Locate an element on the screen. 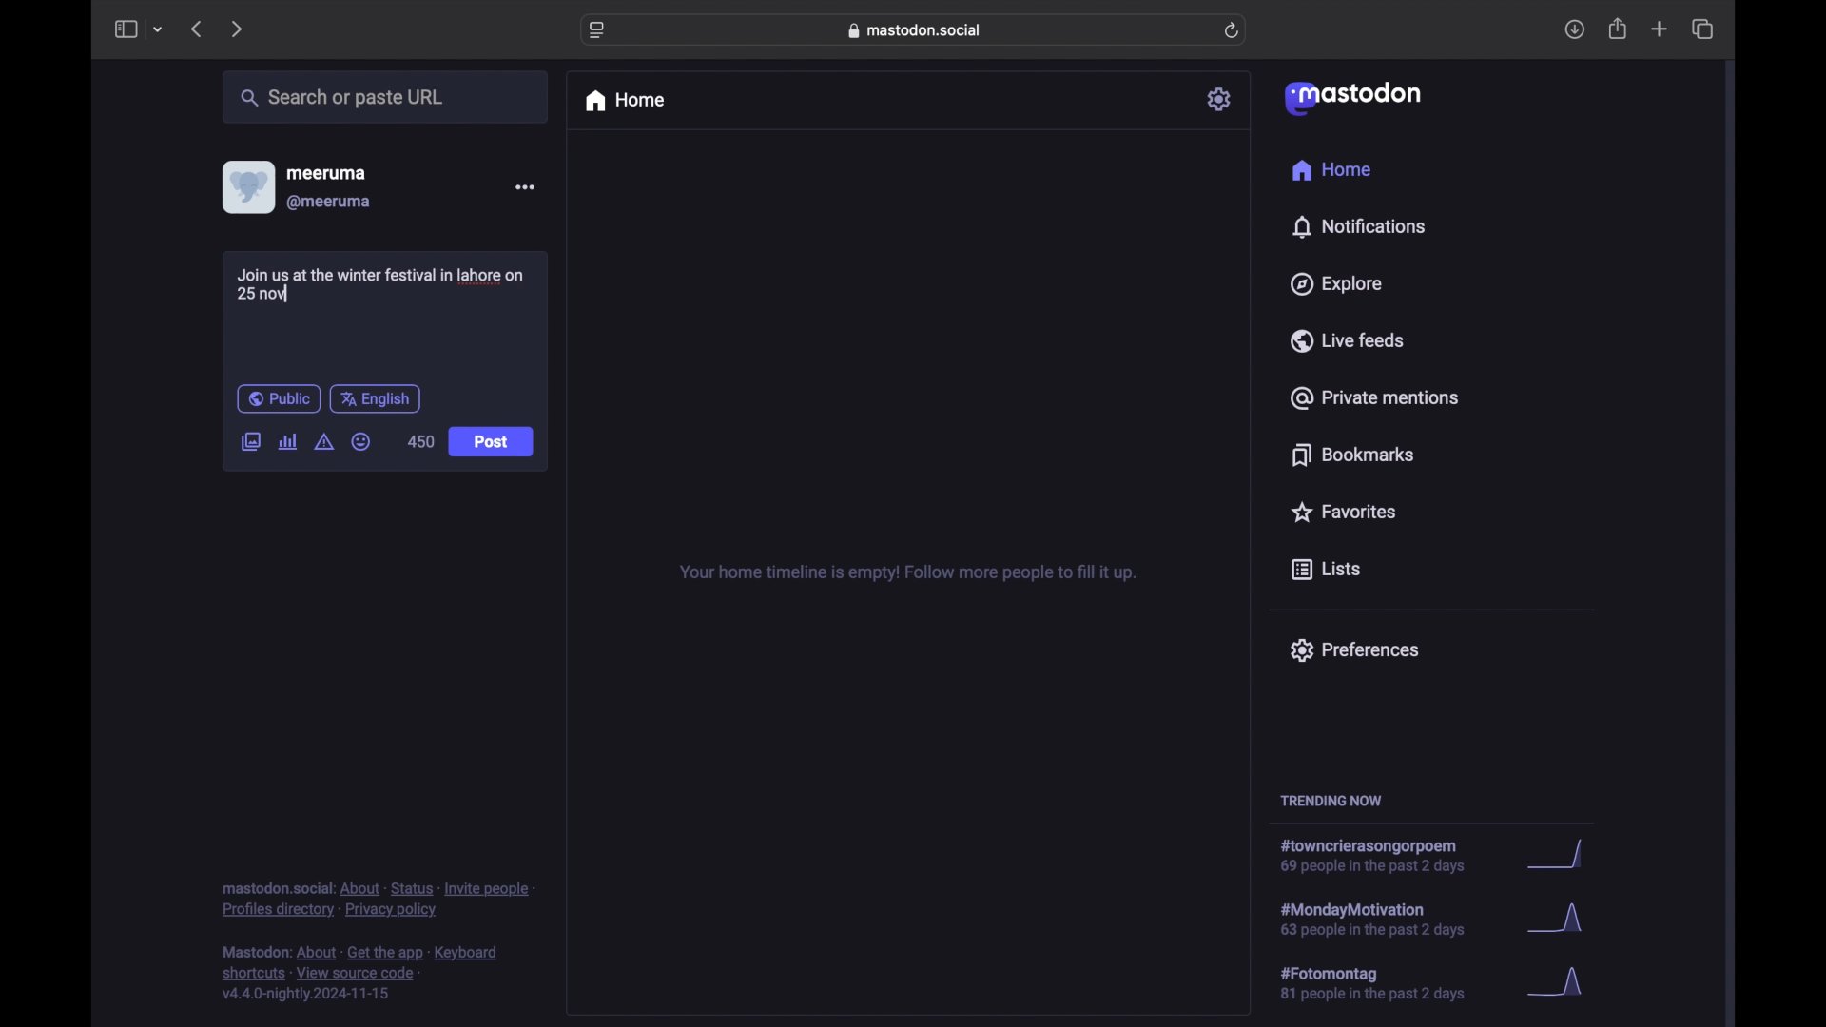 This screenshot has width=1826, height=1027. show tab overview is located at coordinates (1702, 29).